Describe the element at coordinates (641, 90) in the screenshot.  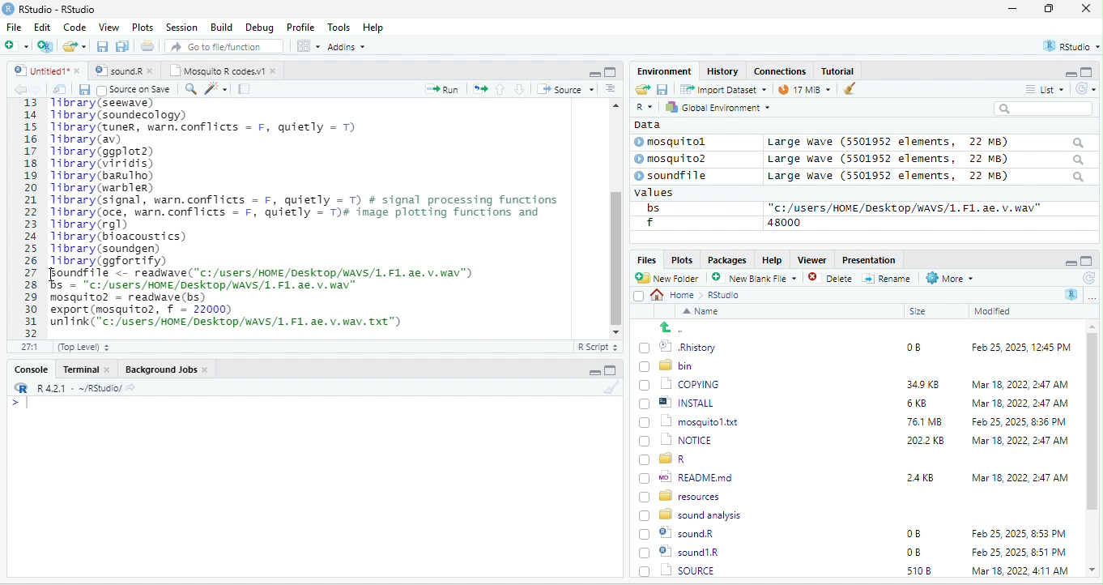
I see `open` at that location.